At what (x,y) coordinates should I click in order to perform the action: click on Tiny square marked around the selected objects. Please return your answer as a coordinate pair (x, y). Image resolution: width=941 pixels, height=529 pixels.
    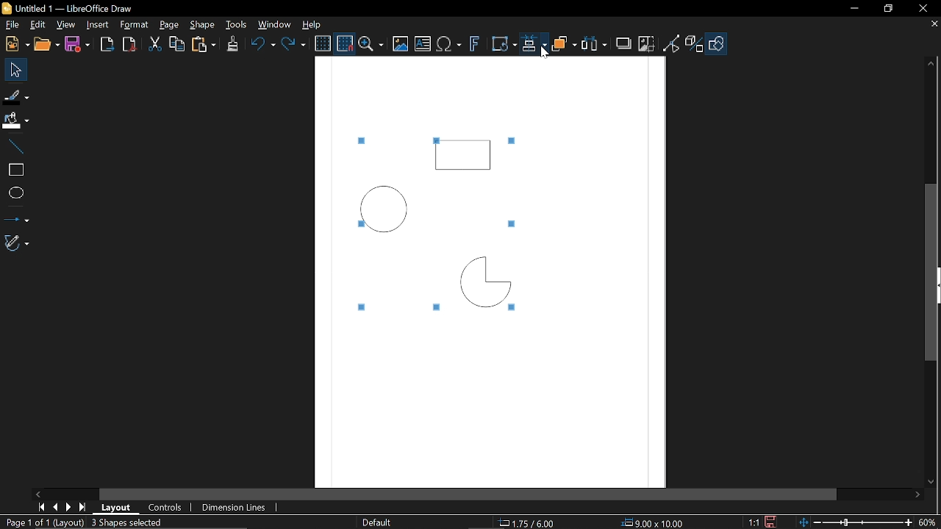
    Looking at the image, I should click on (357, 310).